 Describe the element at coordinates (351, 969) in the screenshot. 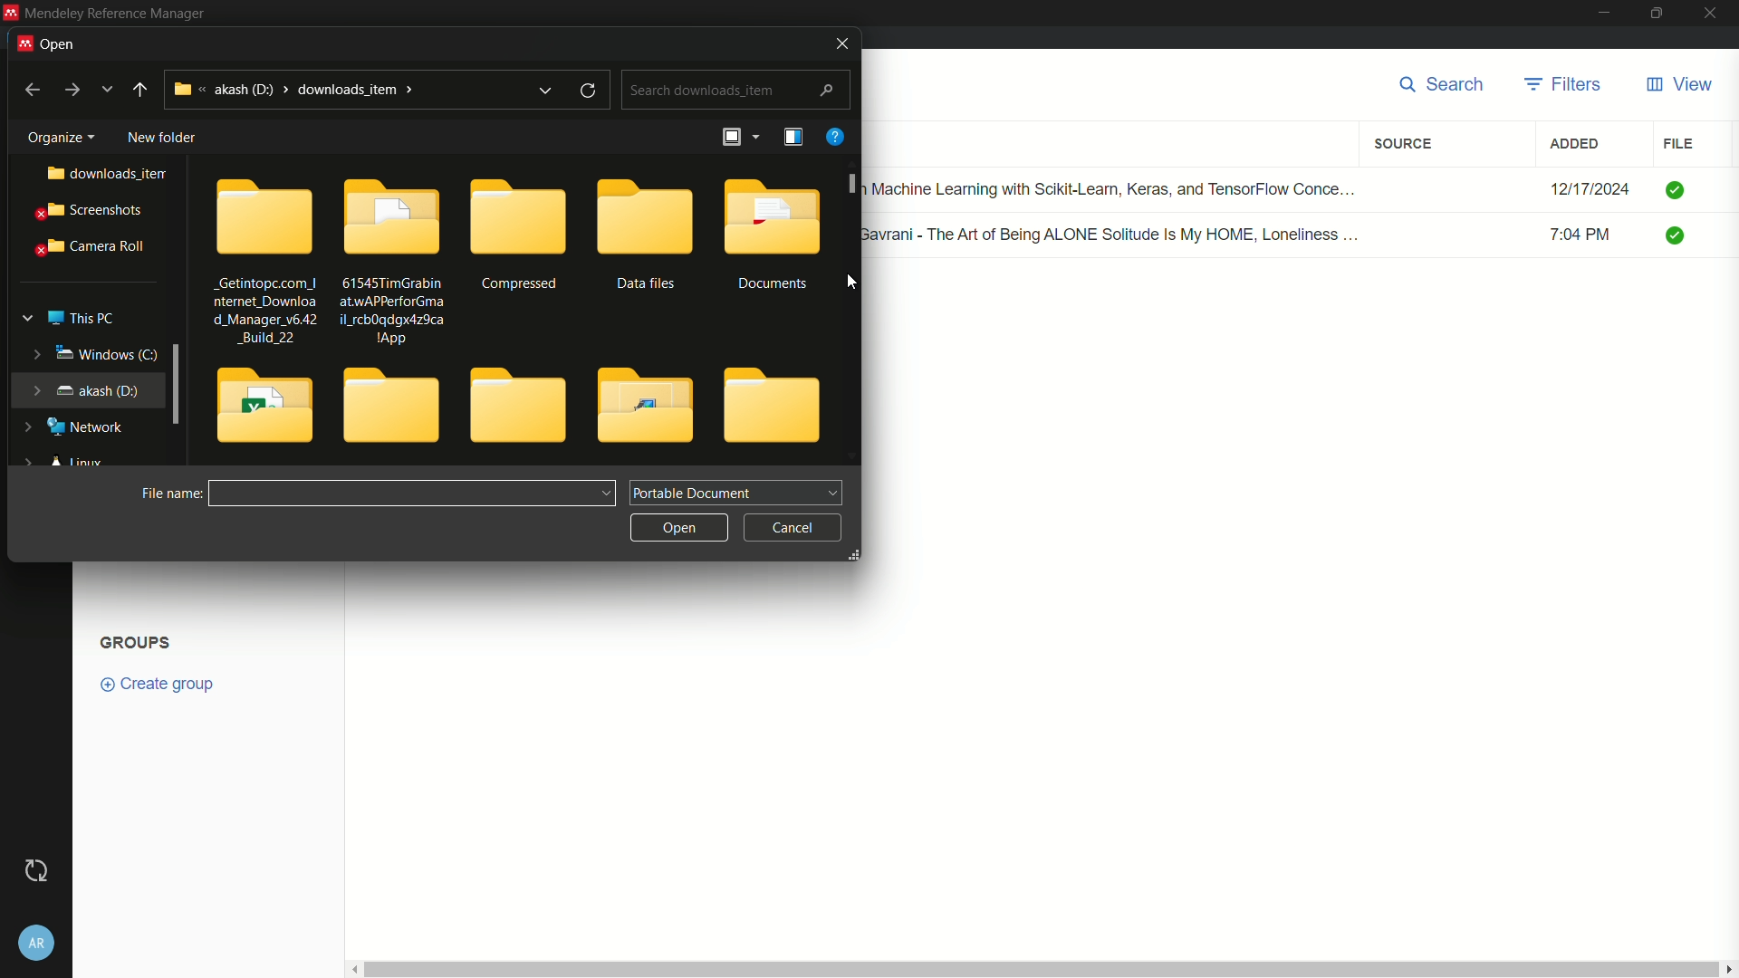

I see `scroll left` at that location.